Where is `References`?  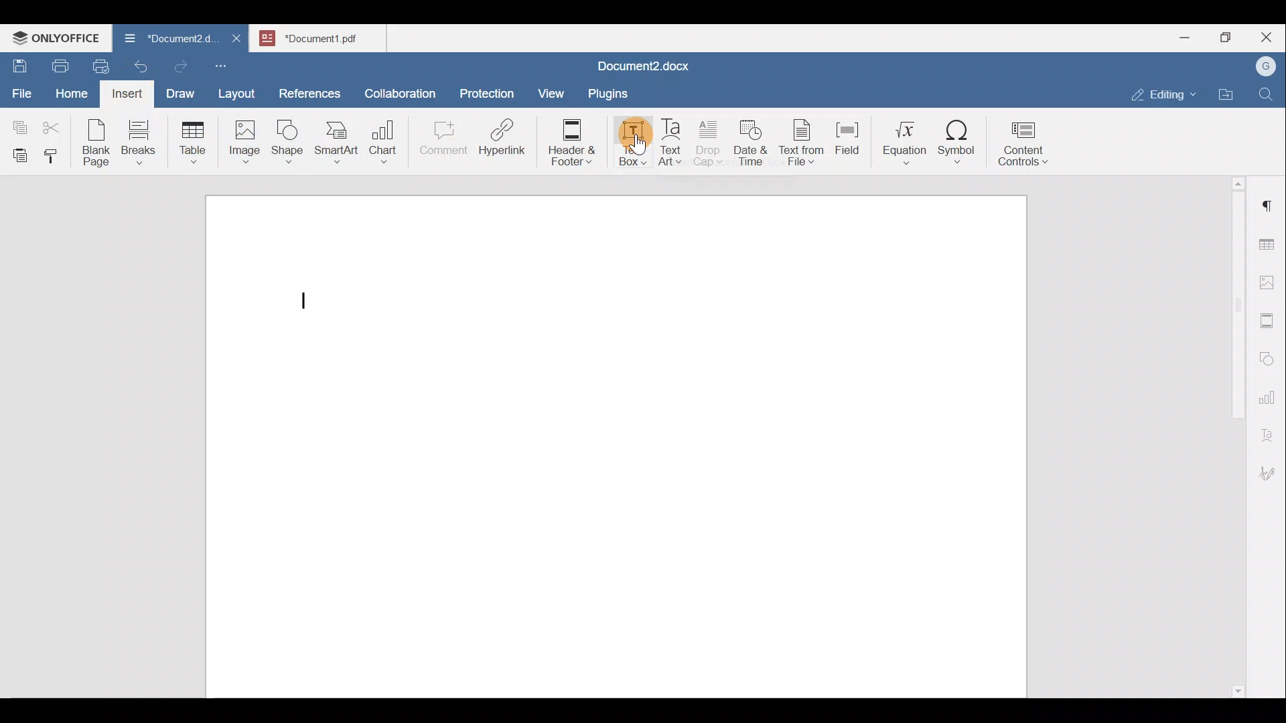 References is located at coordinates (309, 91).